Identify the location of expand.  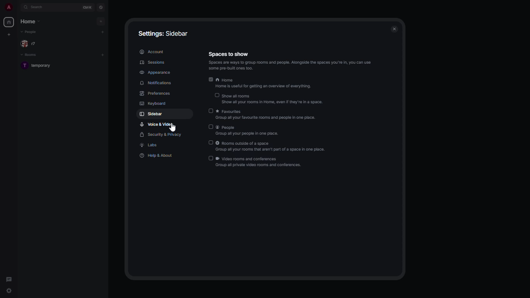
(17, 7).